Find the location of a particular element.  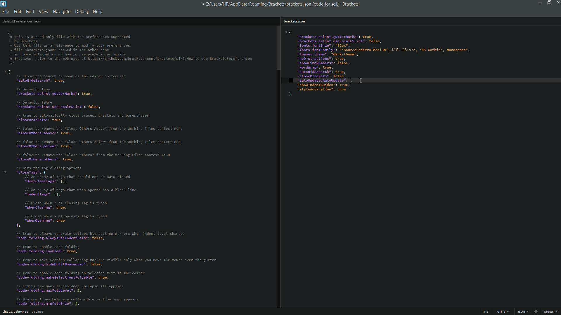

help menu is located at coordinates (98, 12).